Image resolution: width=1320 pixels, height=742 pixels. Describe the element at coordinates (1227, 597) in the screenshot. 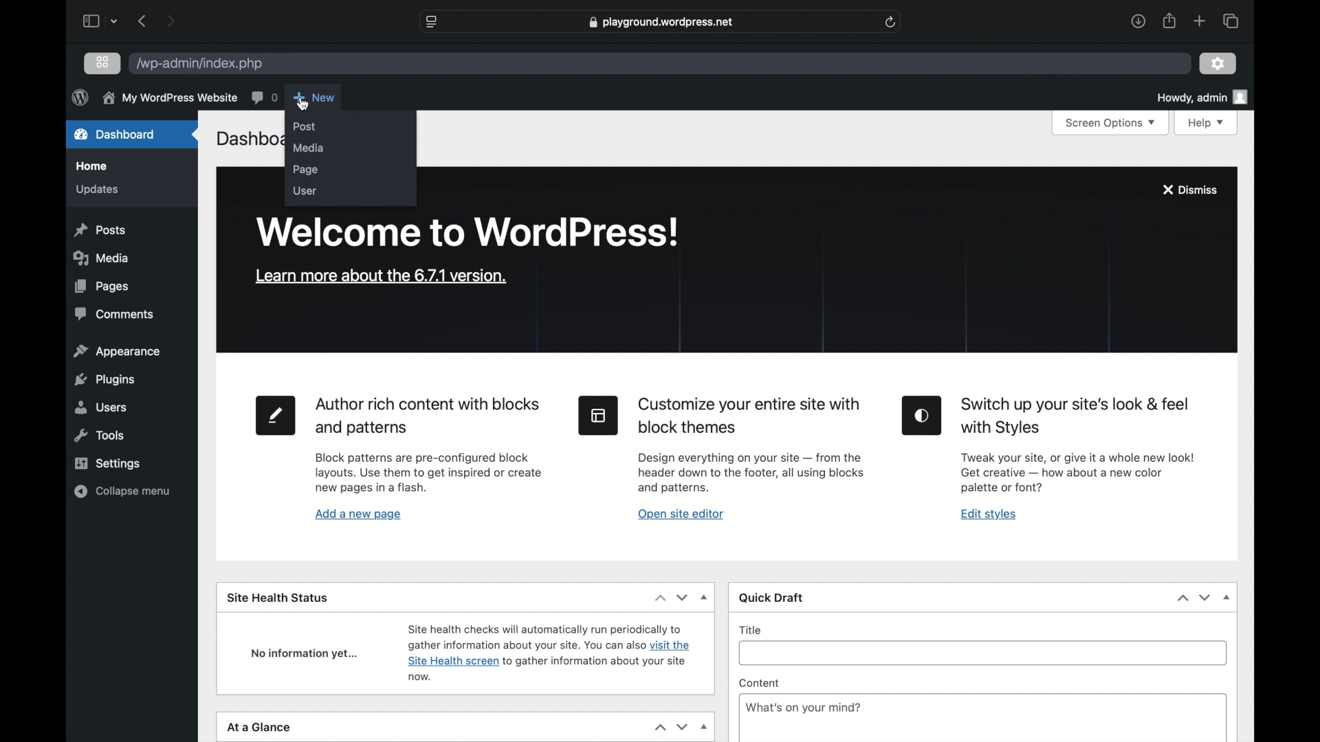

I see `dropdown` at that location.